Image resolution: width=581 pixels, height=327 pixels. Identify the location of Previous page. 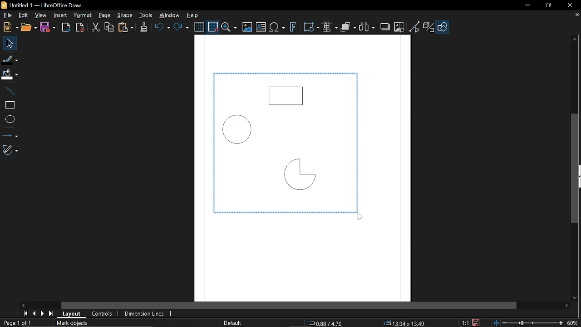
(33, 313).